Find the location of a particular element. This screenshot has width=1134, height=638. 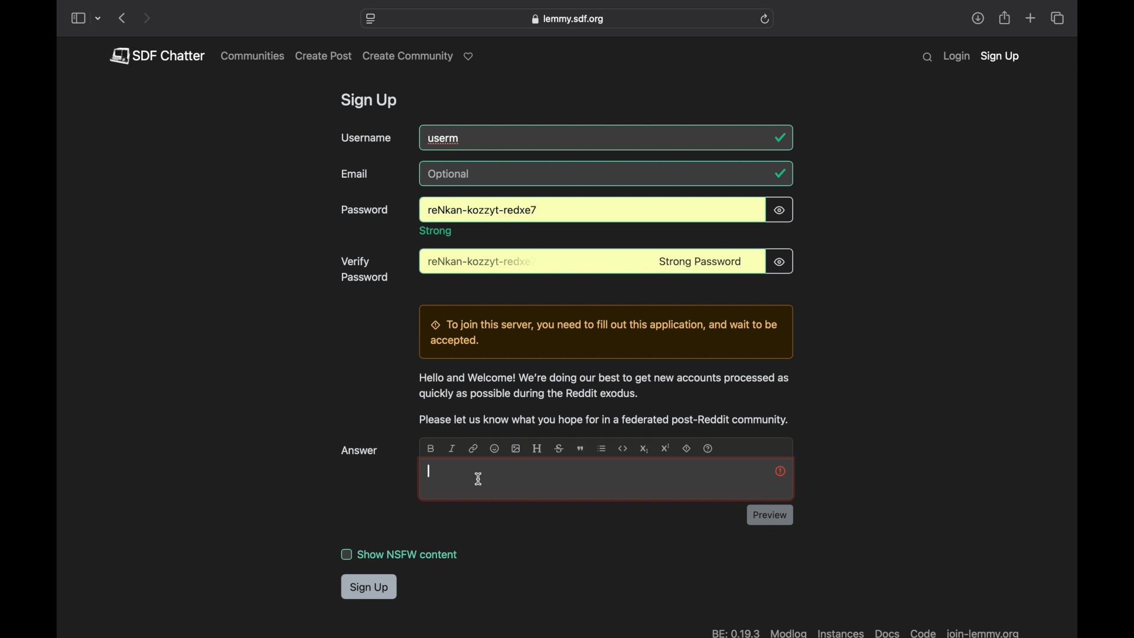

reddit posting notification is located at coordinates (603, 421).